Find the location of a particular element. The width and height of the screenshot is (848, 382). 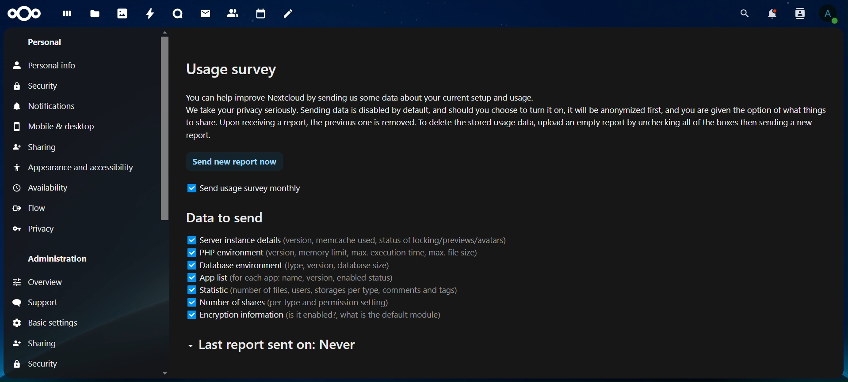

icon is located at coordinates (23, 13).